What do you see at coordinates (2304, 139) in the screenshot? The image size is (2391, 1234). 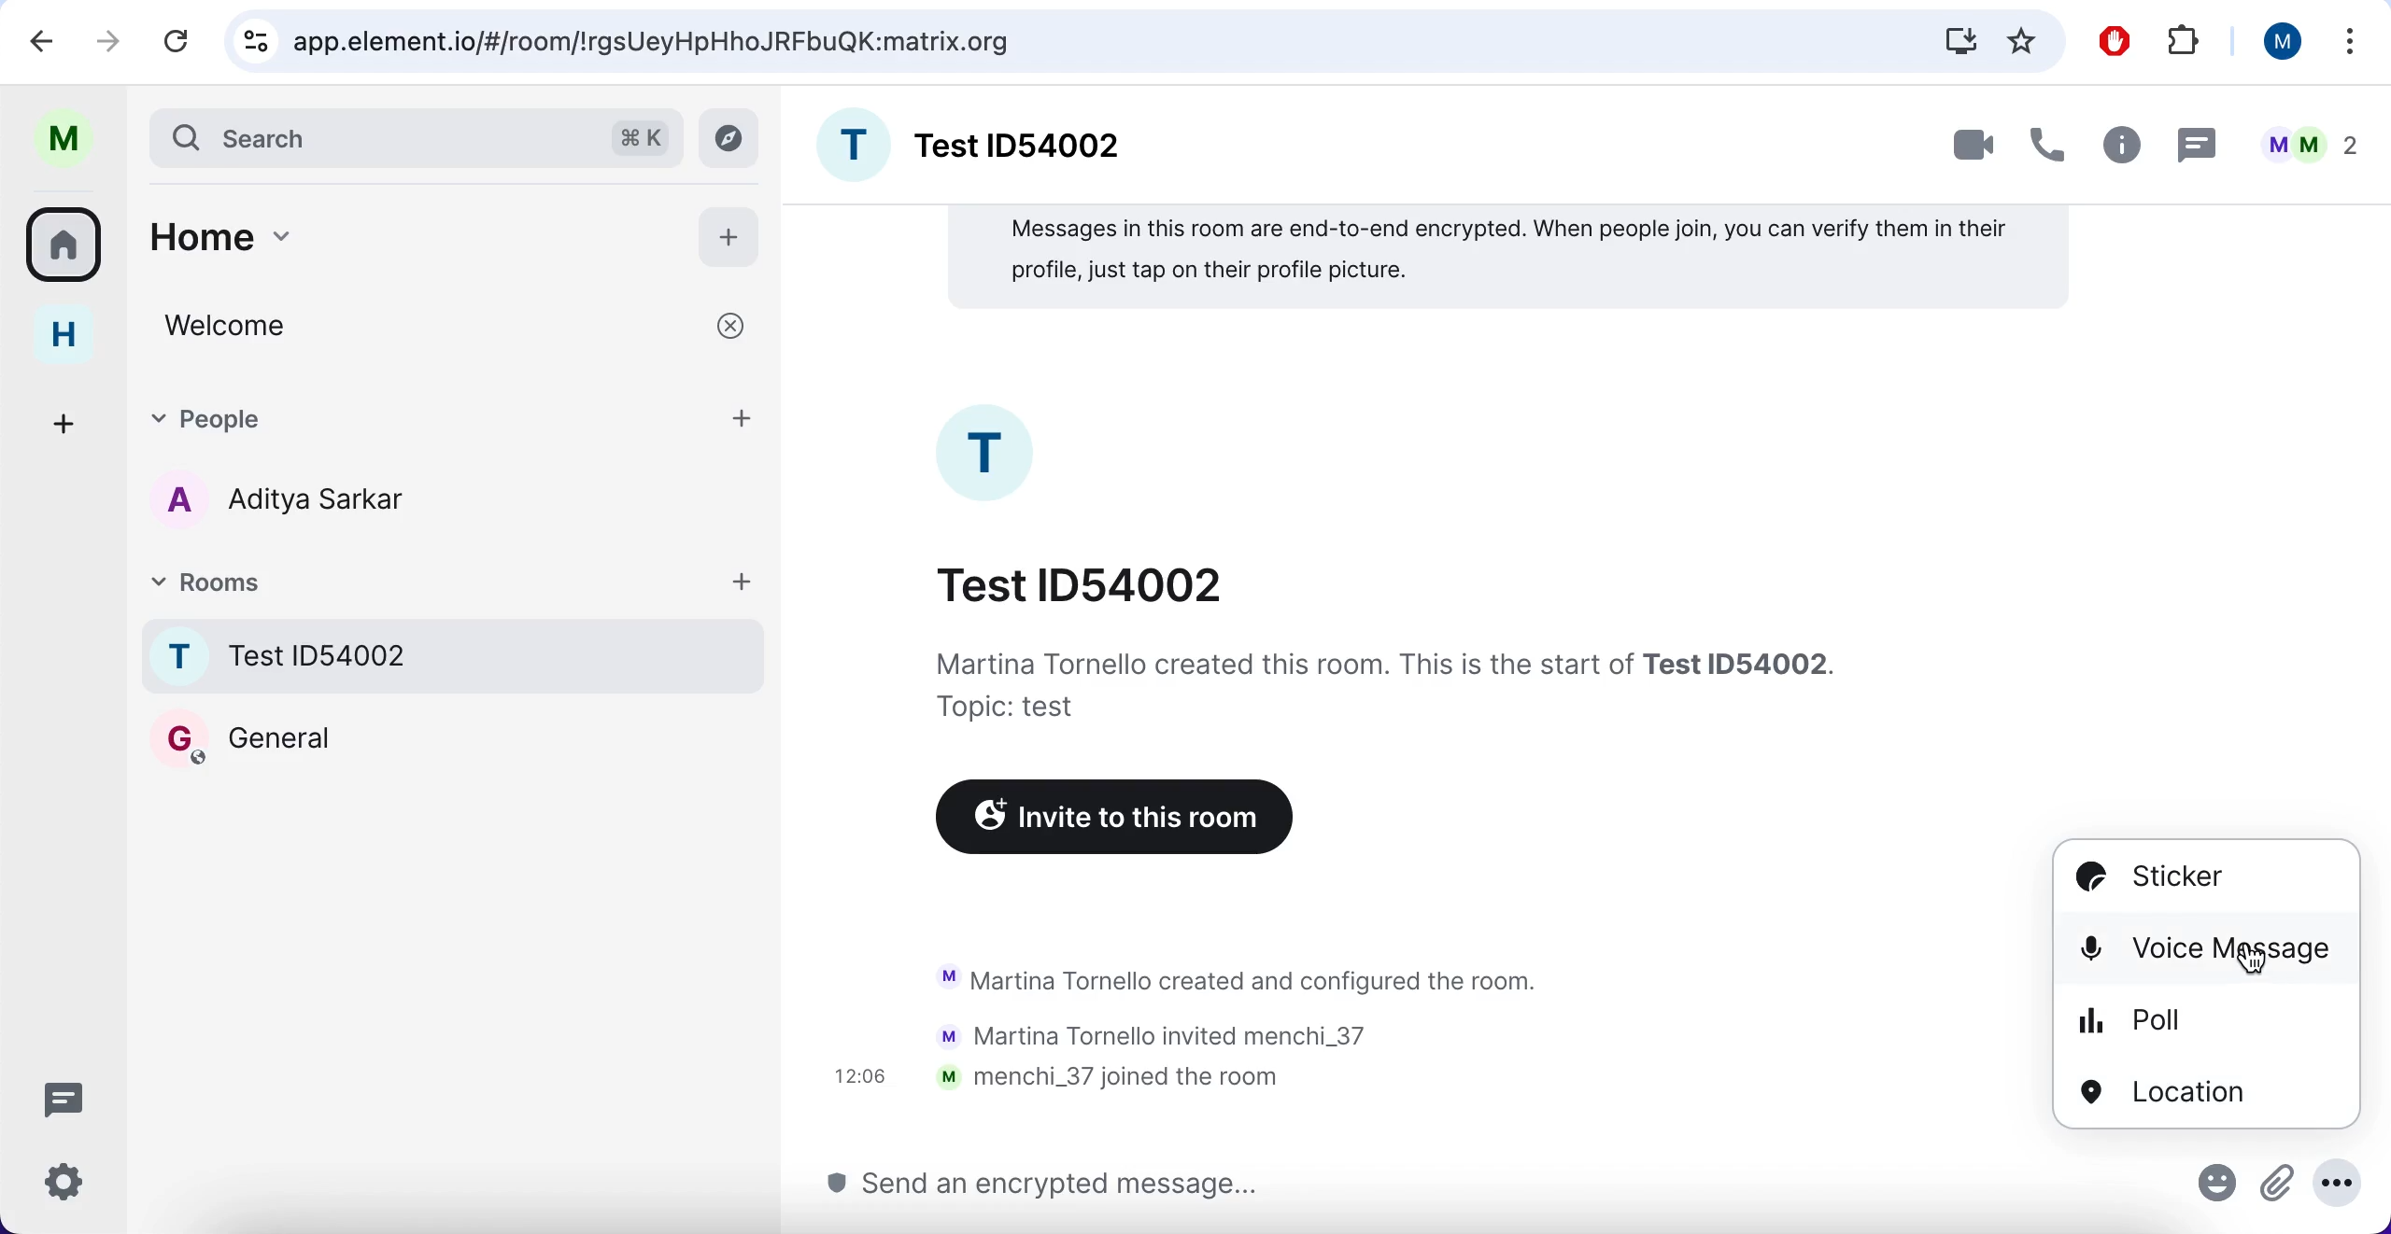 I see `people` at bounding box center [2304, 139].